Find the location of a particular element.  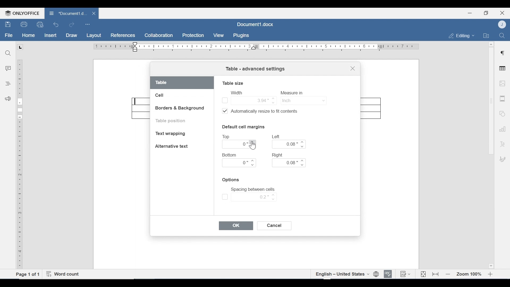

Left is located at coordinates (277, 137).